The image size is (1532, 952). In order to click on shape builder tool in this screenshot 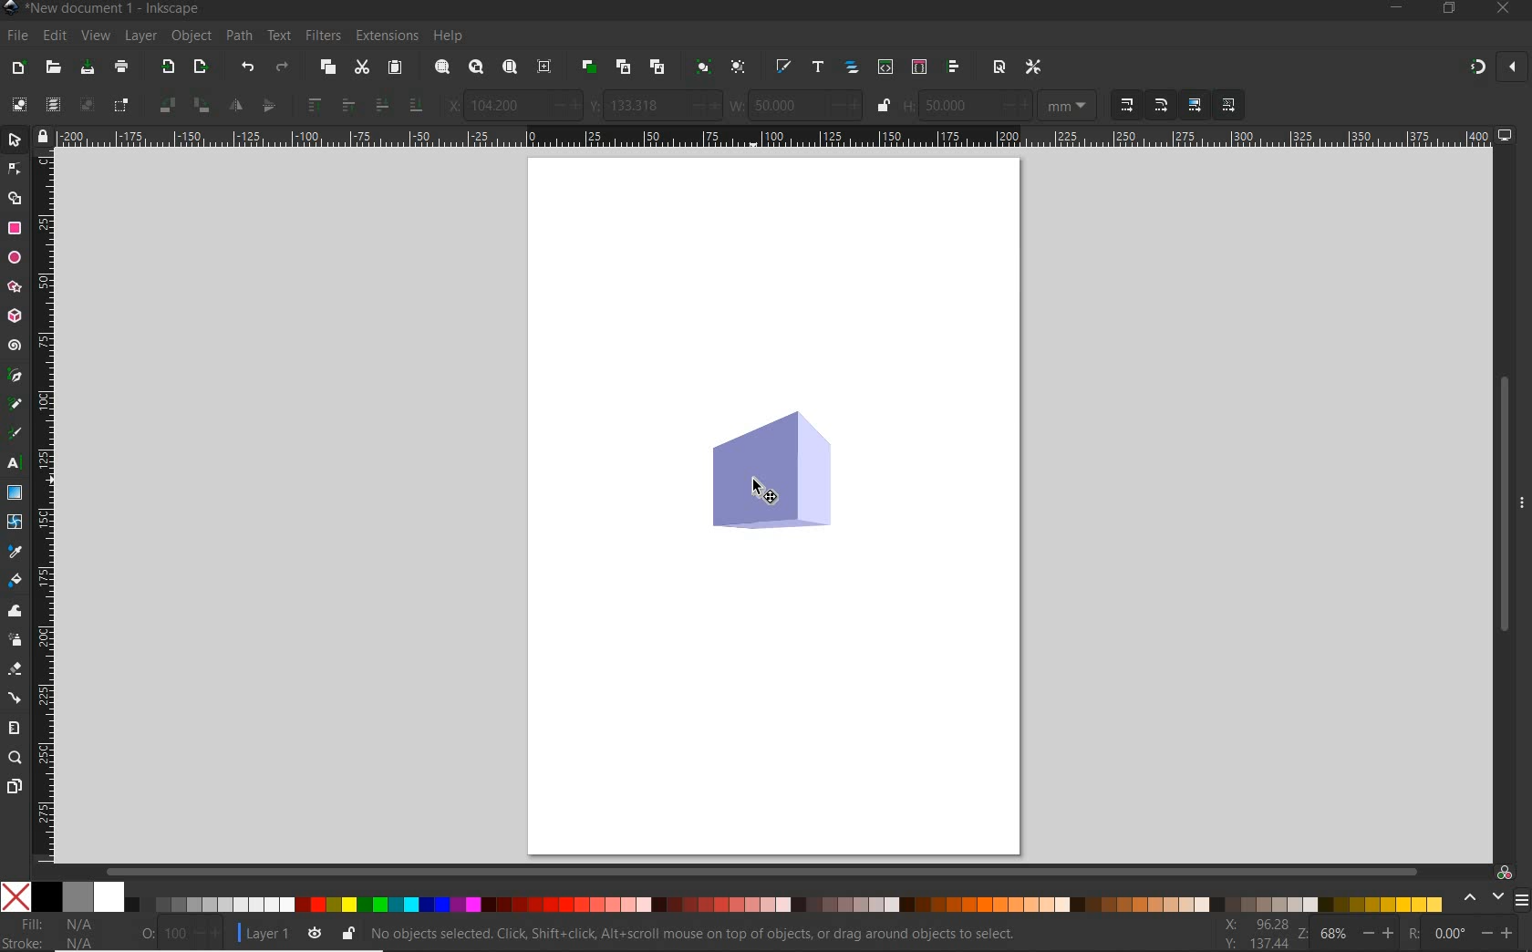, I will do `click(17, 199)`.